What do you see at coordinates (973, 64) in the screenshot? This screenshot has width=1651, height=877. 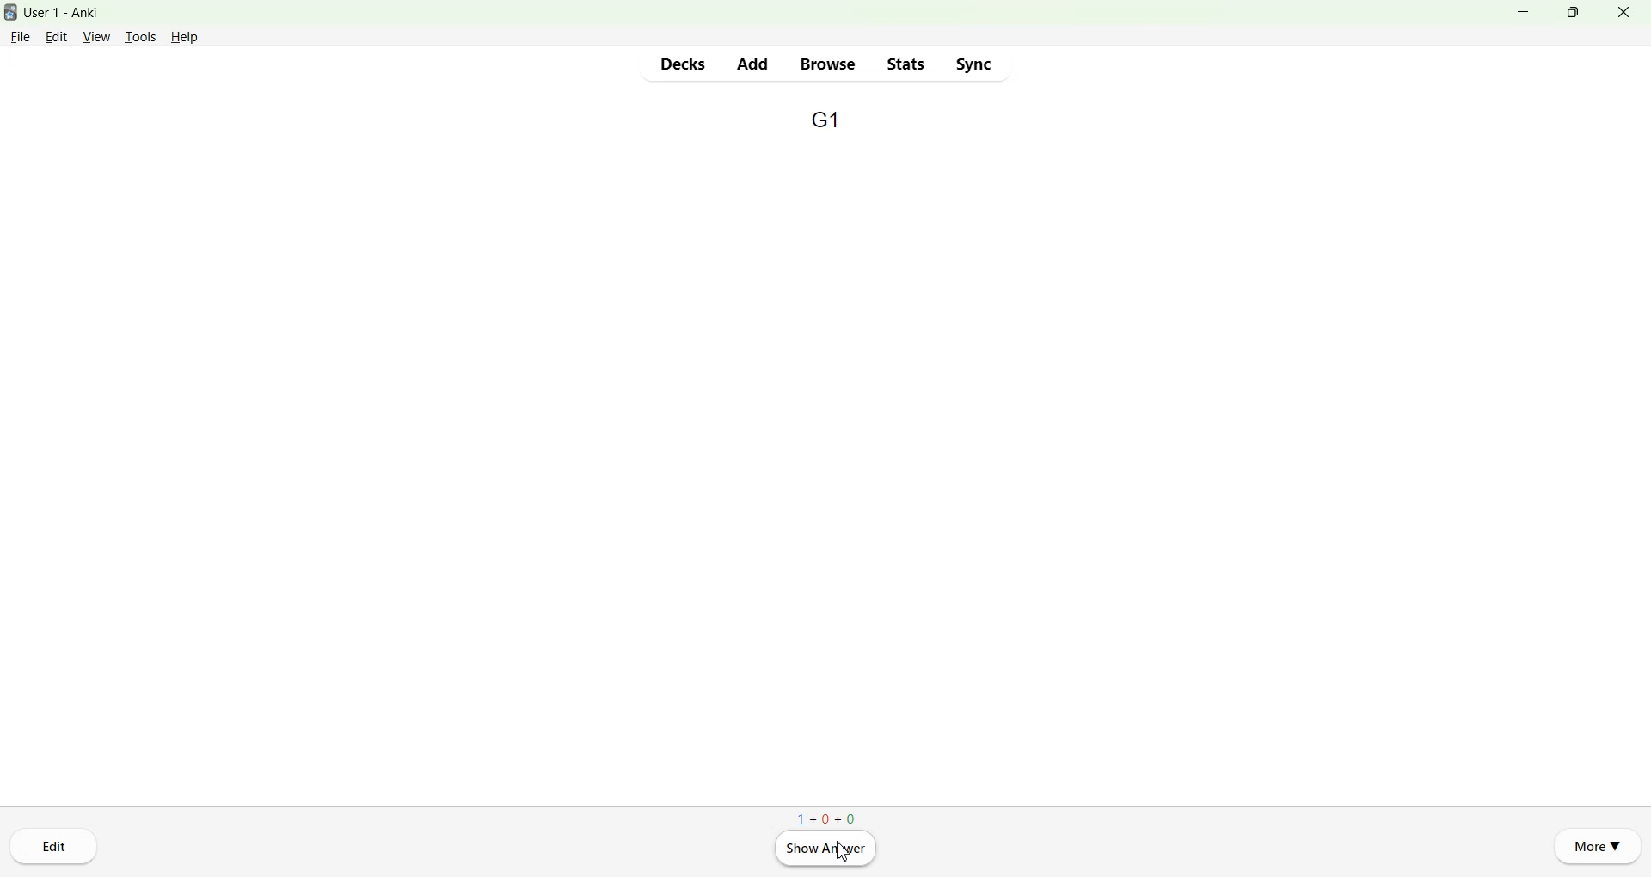 I see `Sync` at bounding box center [973, 64].